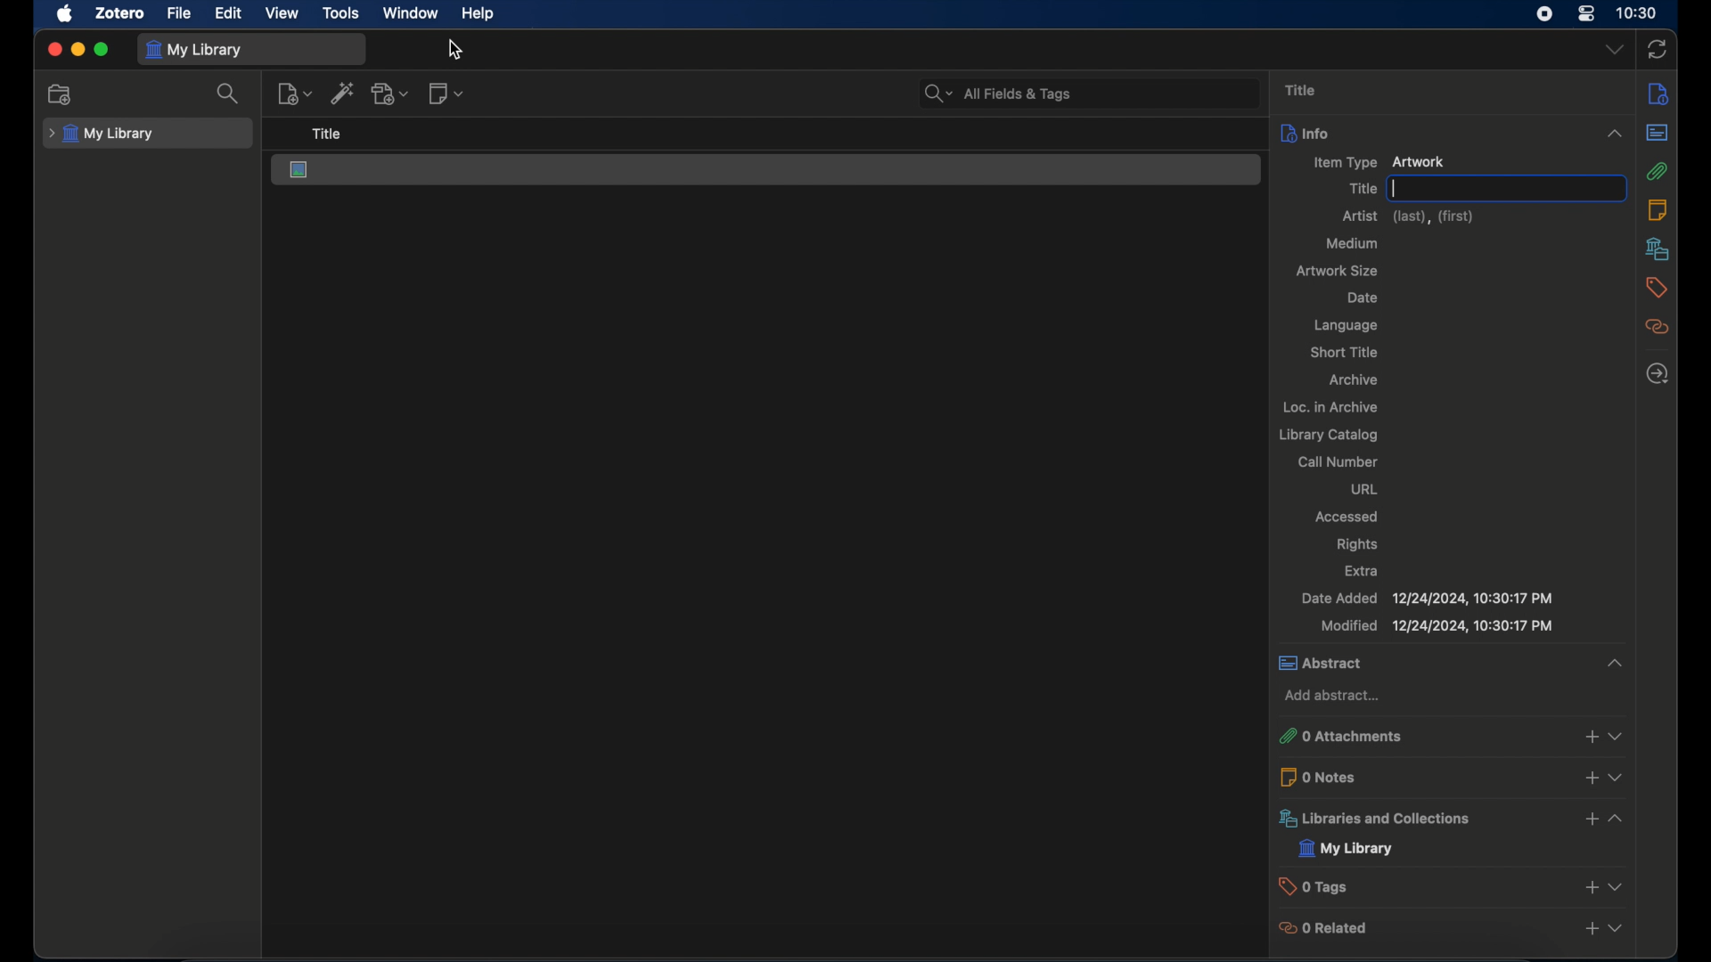 This screenshot has width=1711, height=962. What do you see at coordinates (60, 94) in the screenshot?
I see `new collection` at bounding box center [60, 94].